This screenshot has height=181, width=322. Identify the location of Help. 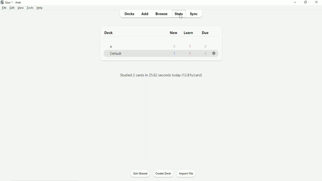
(39, 8).